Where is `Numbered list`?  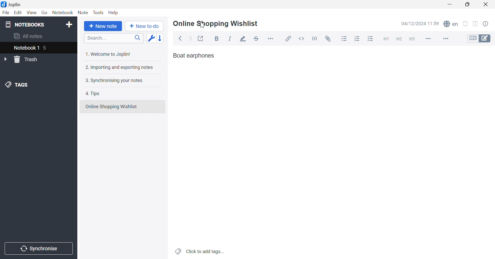
Numbered list is located at coordinates (358, 39).